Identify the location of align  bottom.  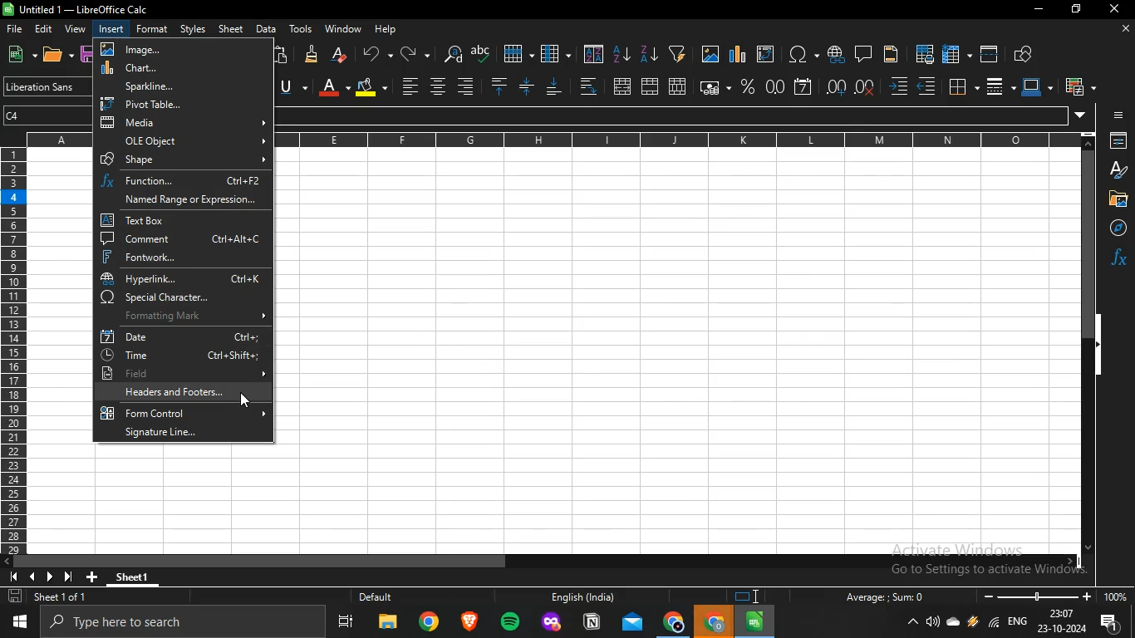
(556, 87).